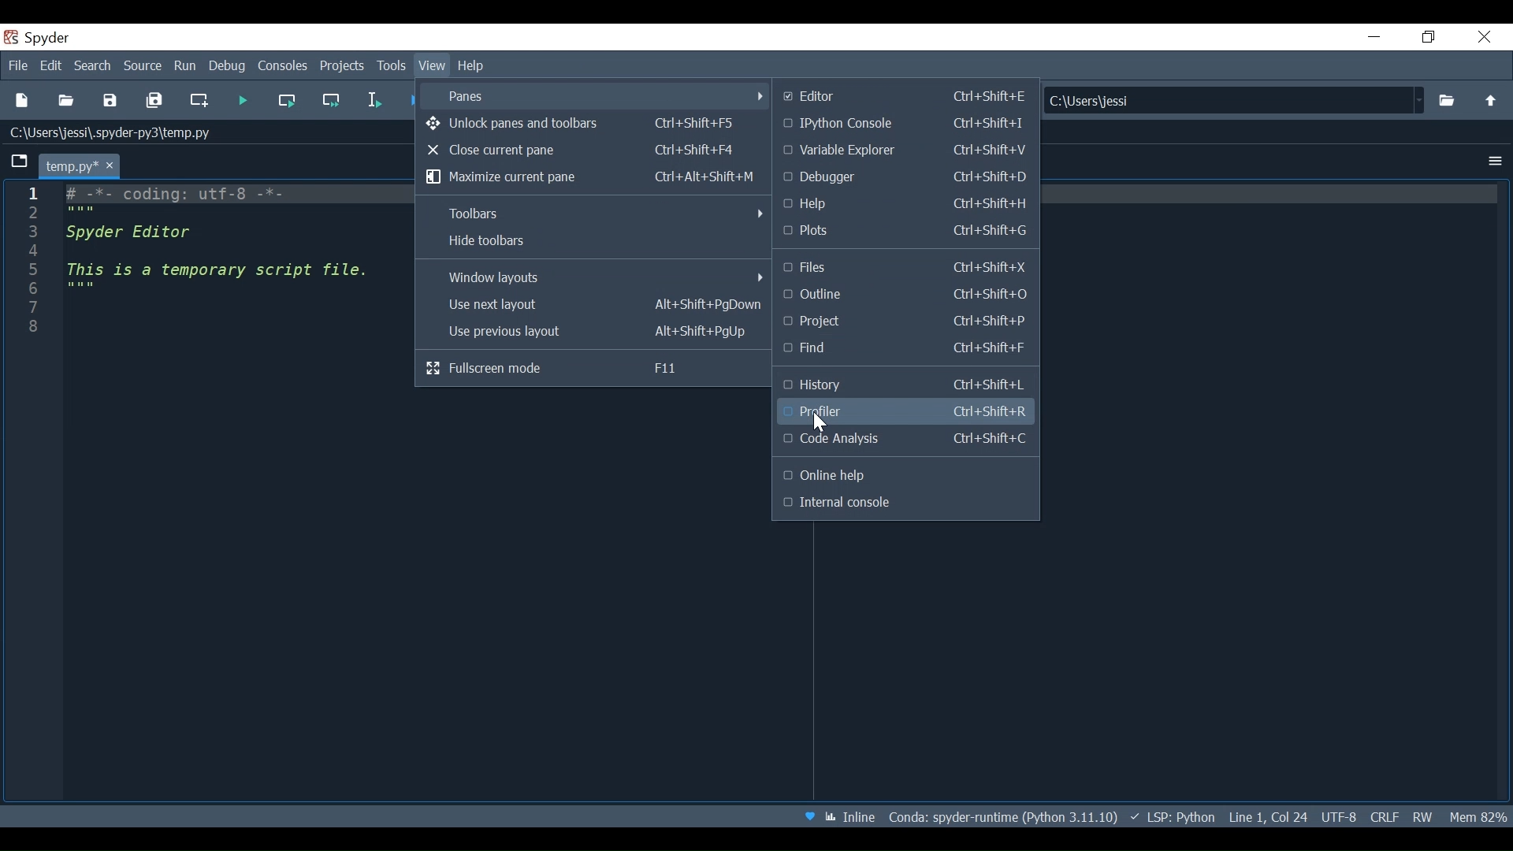 The height and width of the screenshot is (851, 1513). I want to click on Files, so click(906, 267).